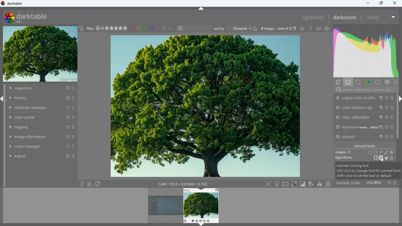 This screenshot has height=226, width=402. I want to click on red, so click(132, 29).